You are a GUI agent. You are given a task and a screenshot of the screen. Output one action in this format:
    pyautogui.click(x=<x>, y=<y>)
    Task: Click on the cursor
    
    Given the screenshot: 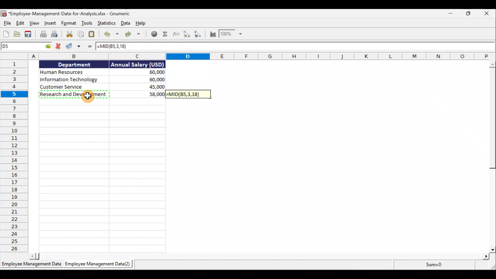 What is the action you would take?
    pyautogui.click(x=89, y=95)
    